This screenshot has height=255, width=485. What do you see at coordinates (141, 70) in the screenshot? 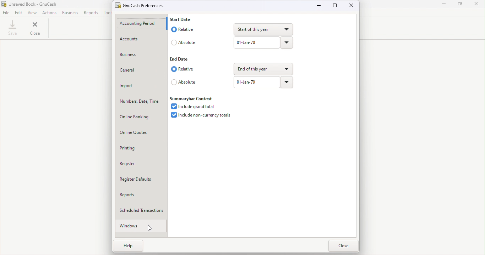
I see `General` at bounding box center [141, 70].